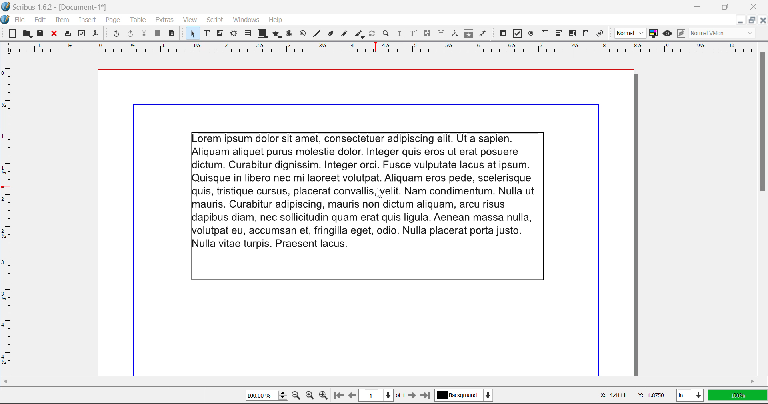  Describe the element at coordinates (116, 35) in the screenshot. I see `Undo` at that location.